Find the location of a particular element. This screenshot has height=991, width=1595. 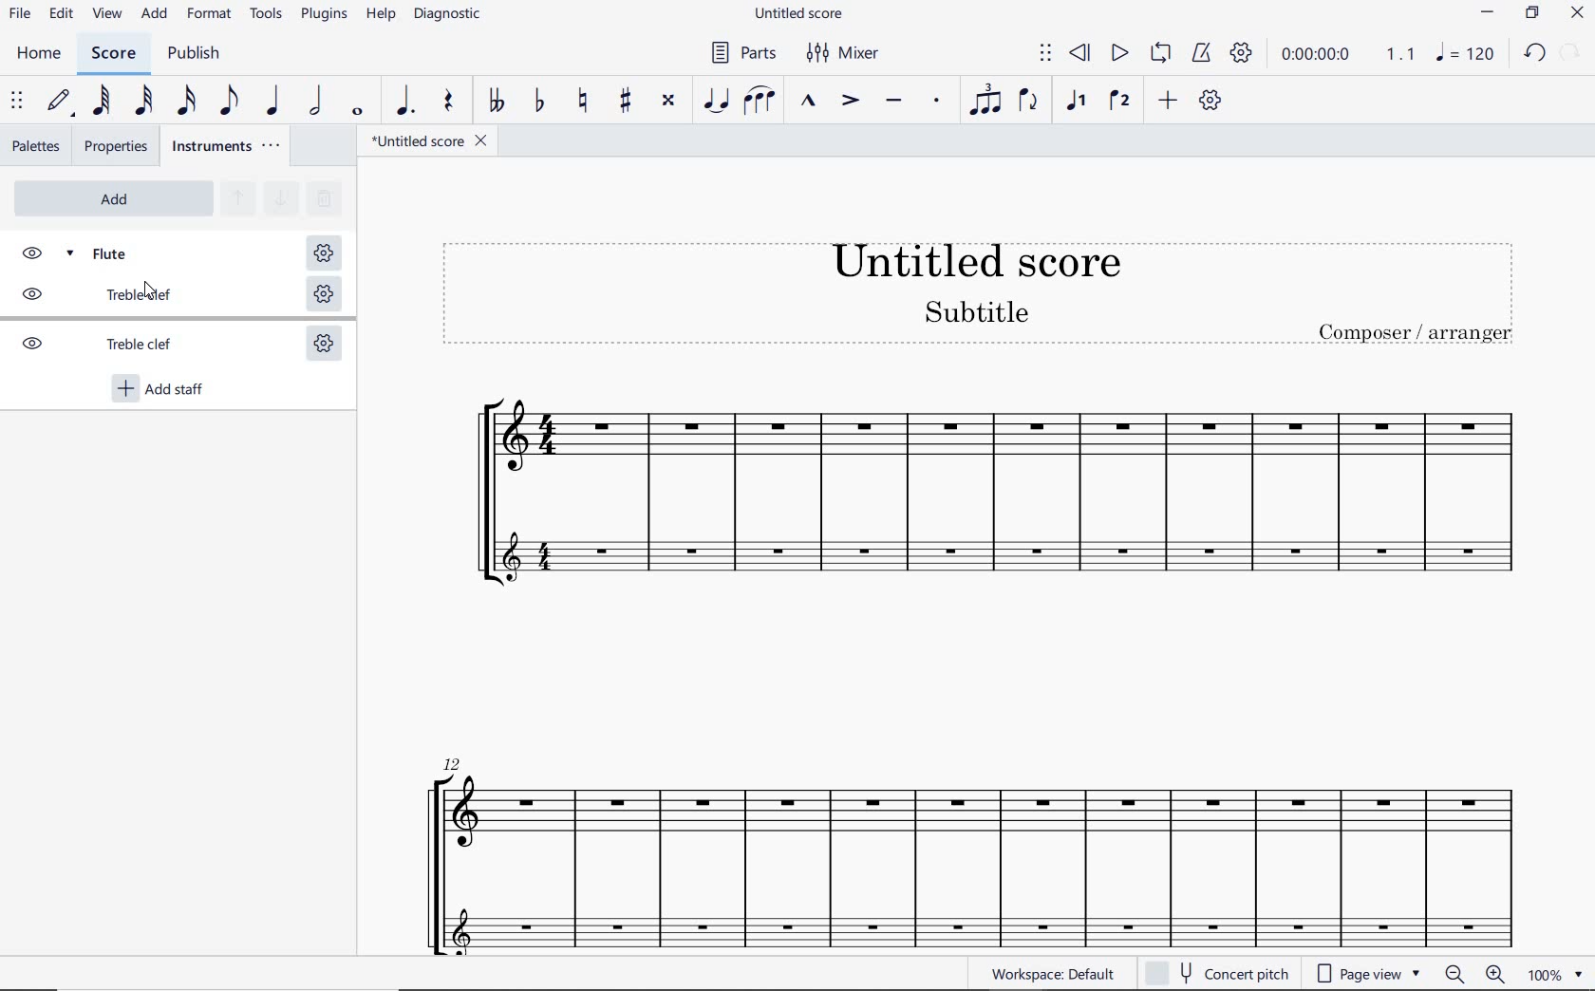

TOGGLE DOUBLE-SHARP is located at coordinates (670, 102).